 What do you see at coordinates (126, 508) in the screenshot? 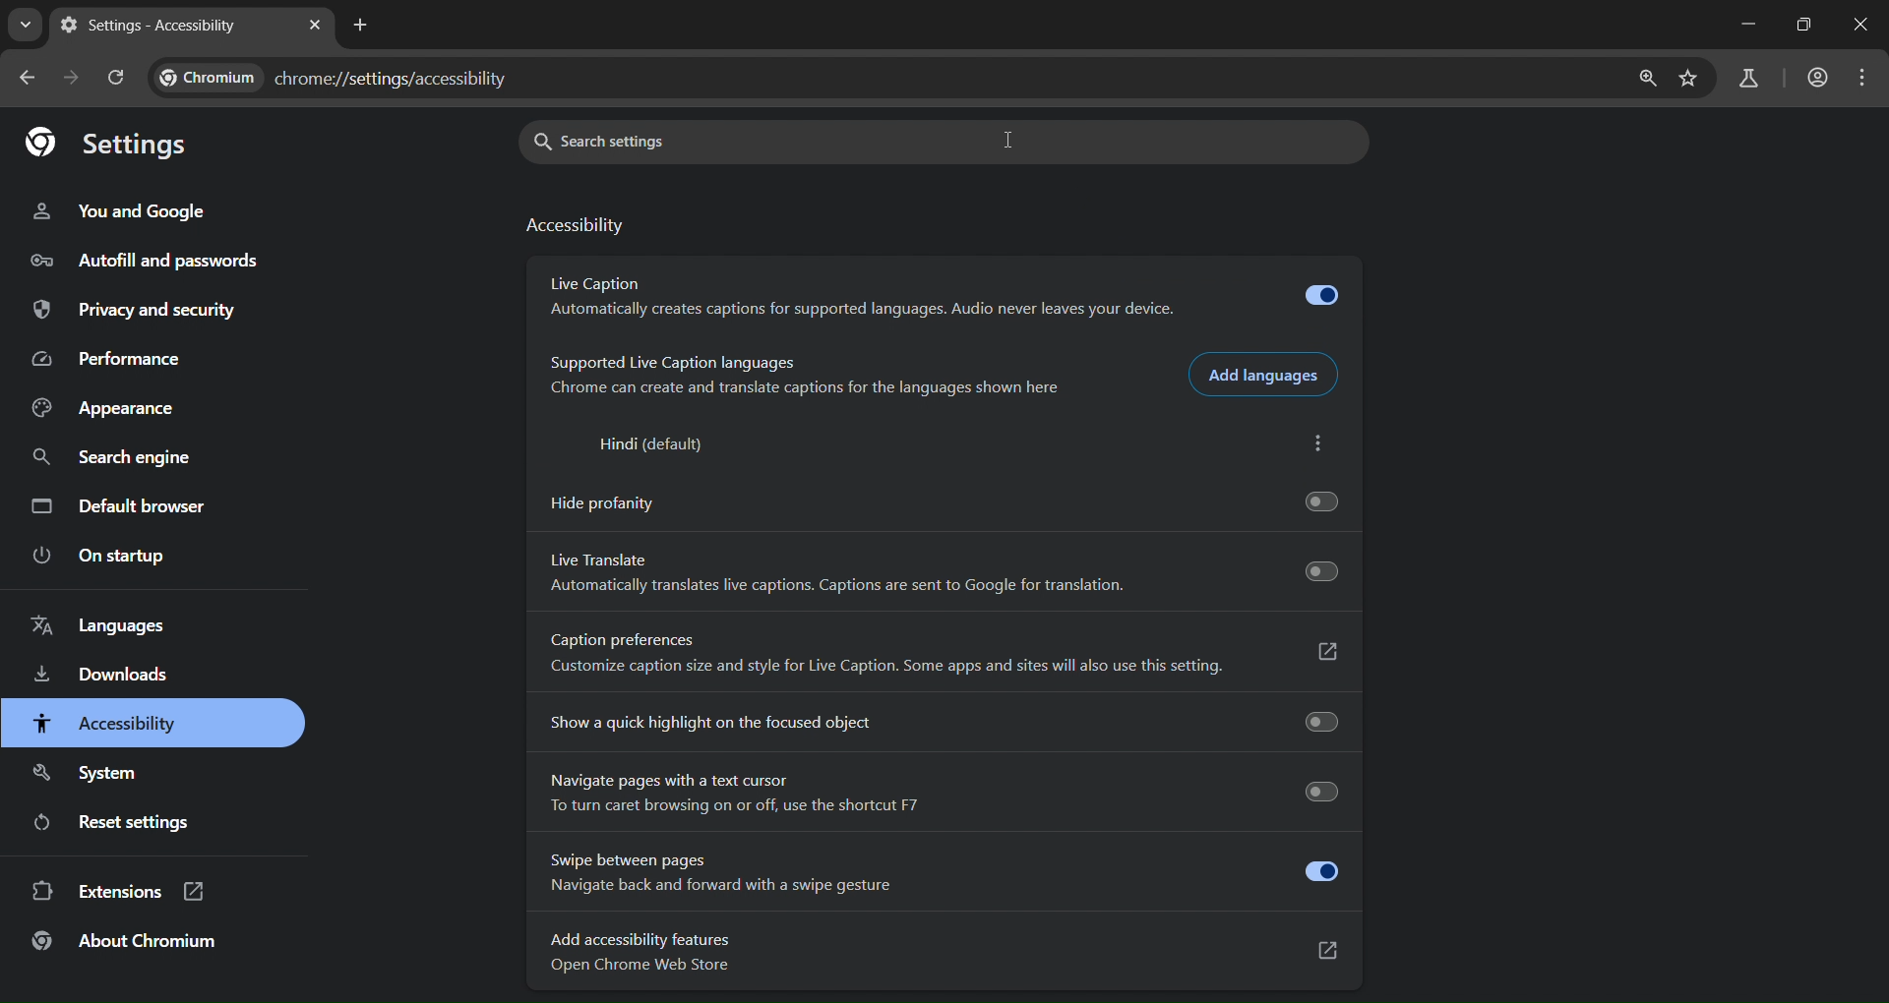
I see `default browser` at bounding box center [126, 508].